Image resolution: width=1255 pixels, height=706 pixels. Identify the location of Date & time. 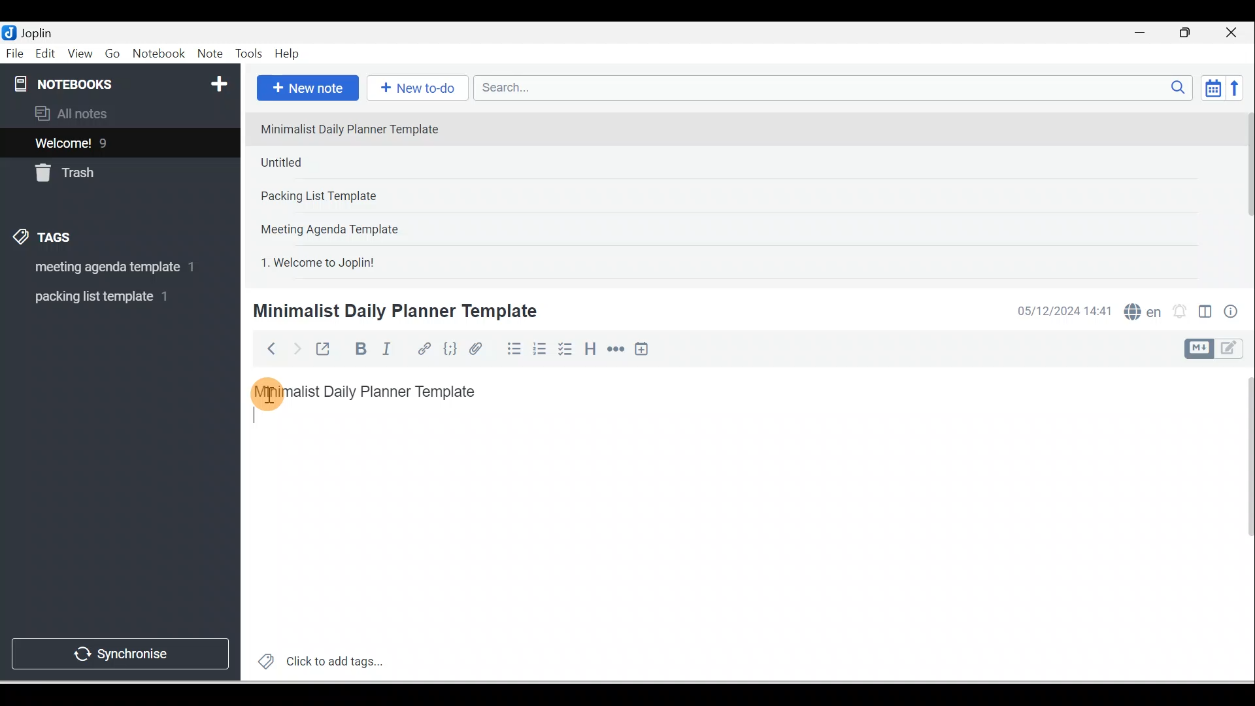
(1062, 311).